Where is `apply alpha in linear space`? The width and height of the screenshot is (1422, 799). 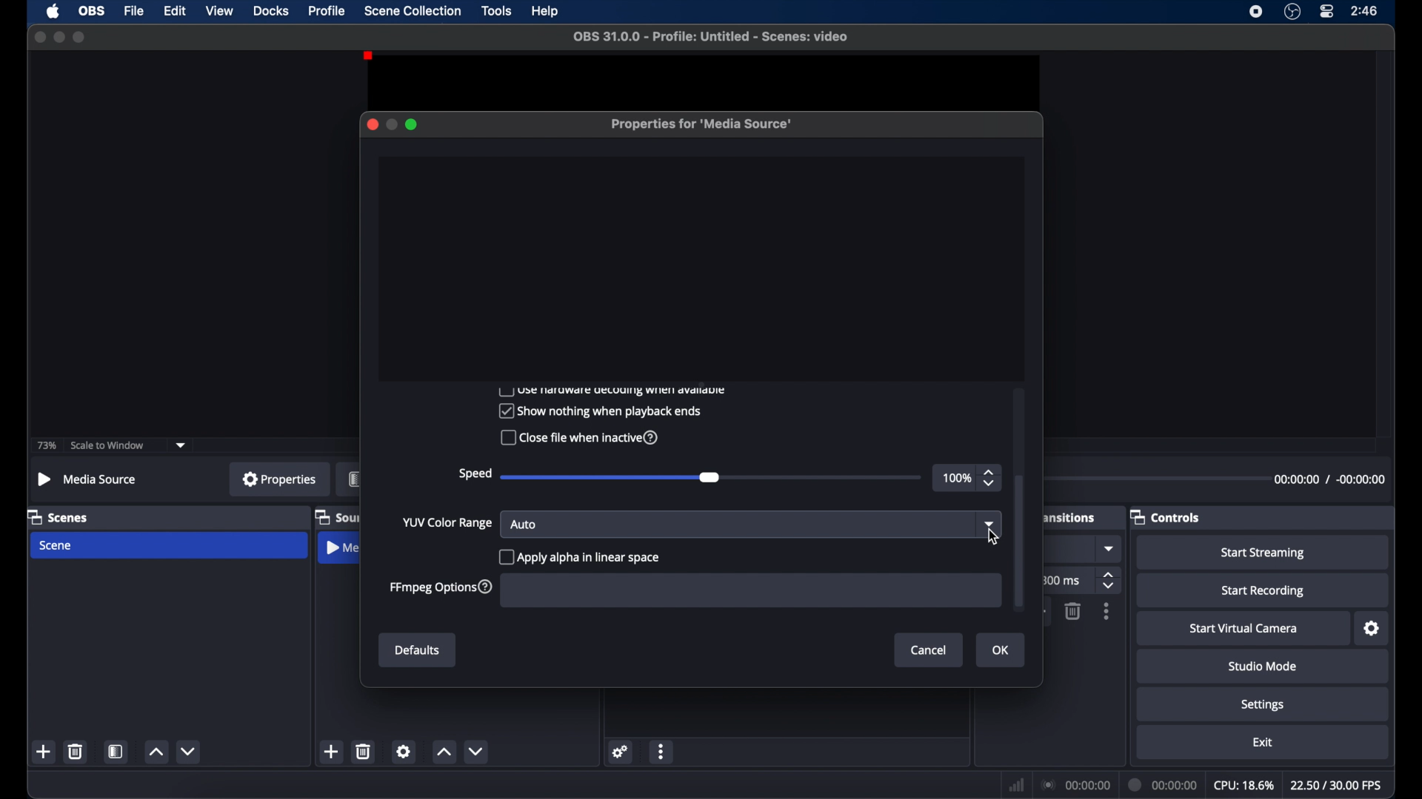
apply alpha in linear space is located at coordinates (582, 554).